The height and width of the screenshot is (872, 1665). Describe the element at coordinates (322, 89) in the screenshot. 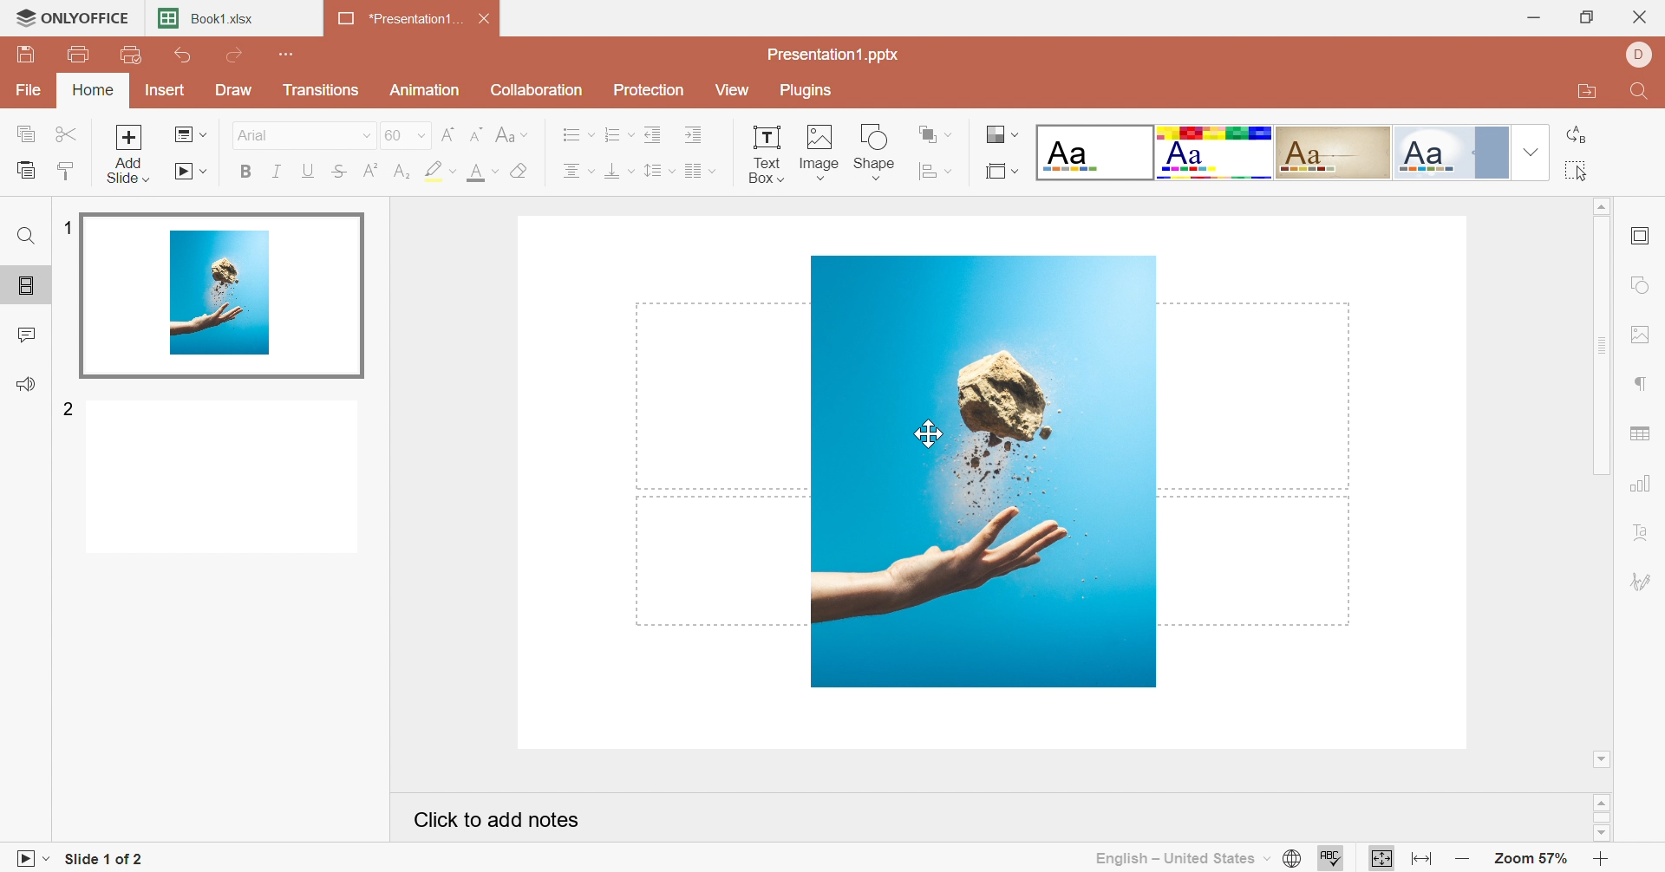

I see `Transitions` at that location.